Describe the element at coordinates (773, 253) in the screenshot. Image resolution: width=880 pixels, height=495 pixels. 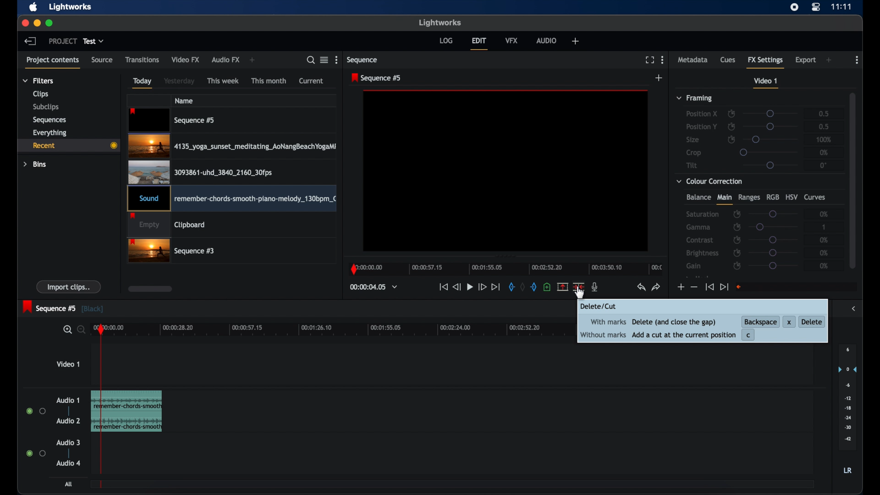
I see `slider` at that location.